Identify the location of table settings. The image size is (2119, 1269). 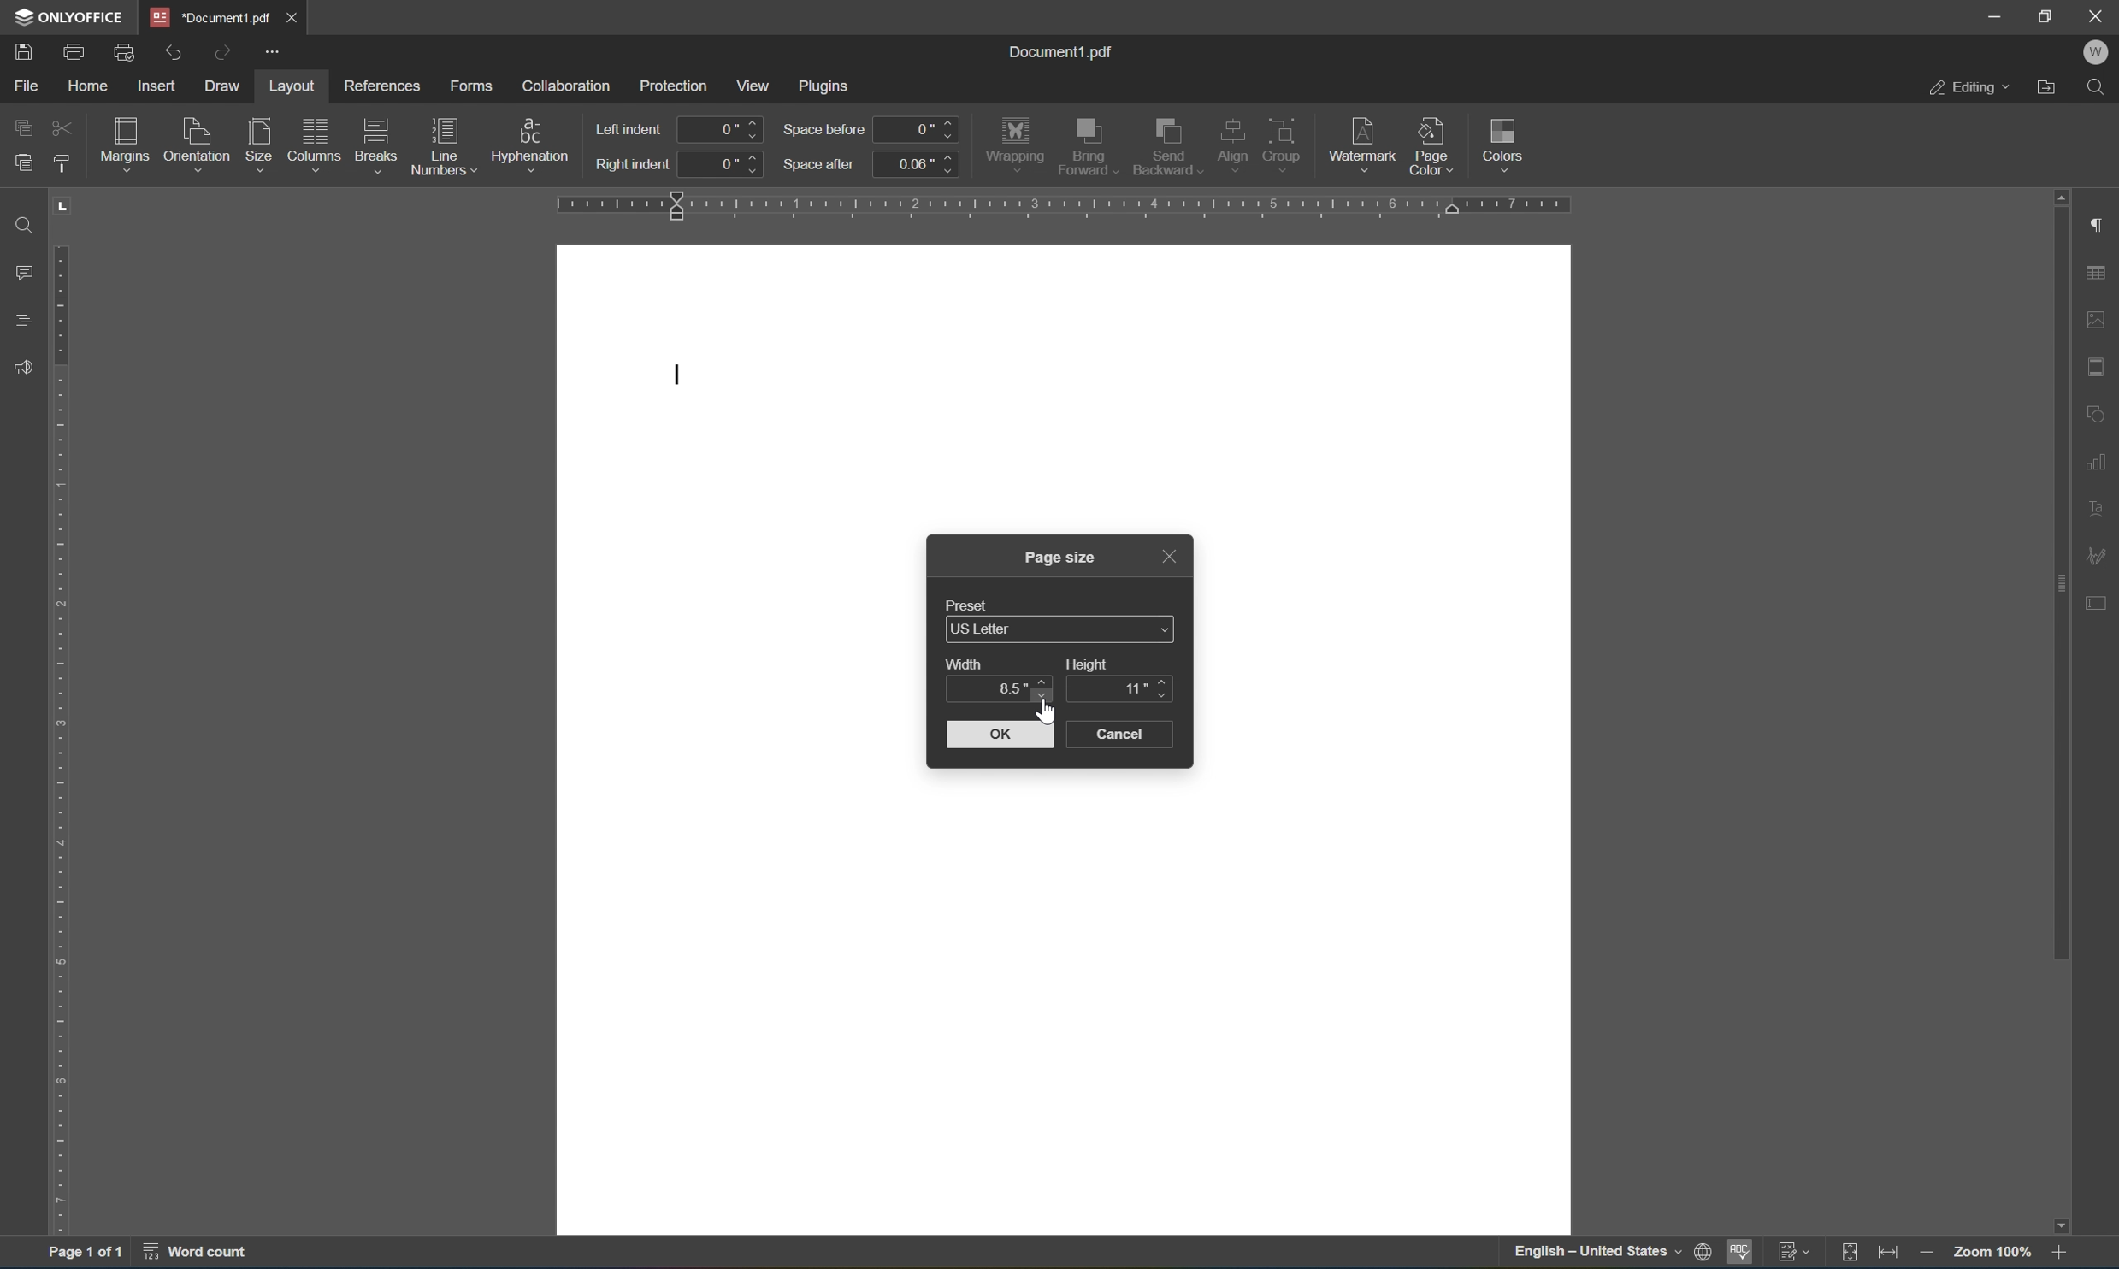
(2098, 273).